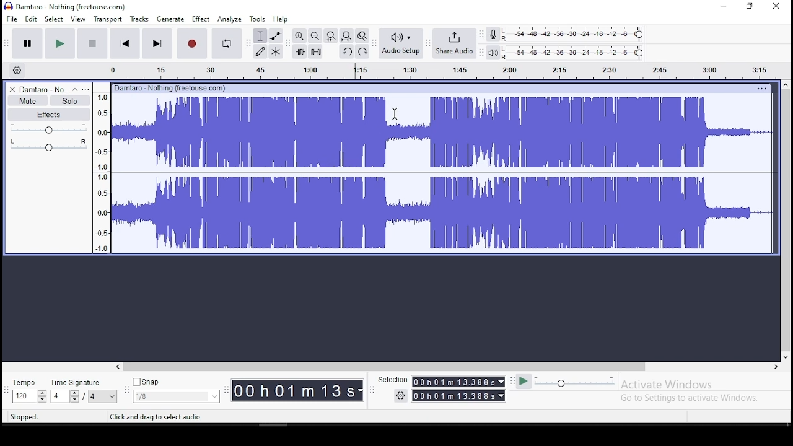  I want to click on play at speed, so click(524, 382).